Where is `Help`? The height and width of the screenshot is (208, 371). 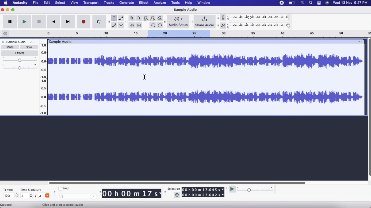
Help is located at coordinates (188, 3).